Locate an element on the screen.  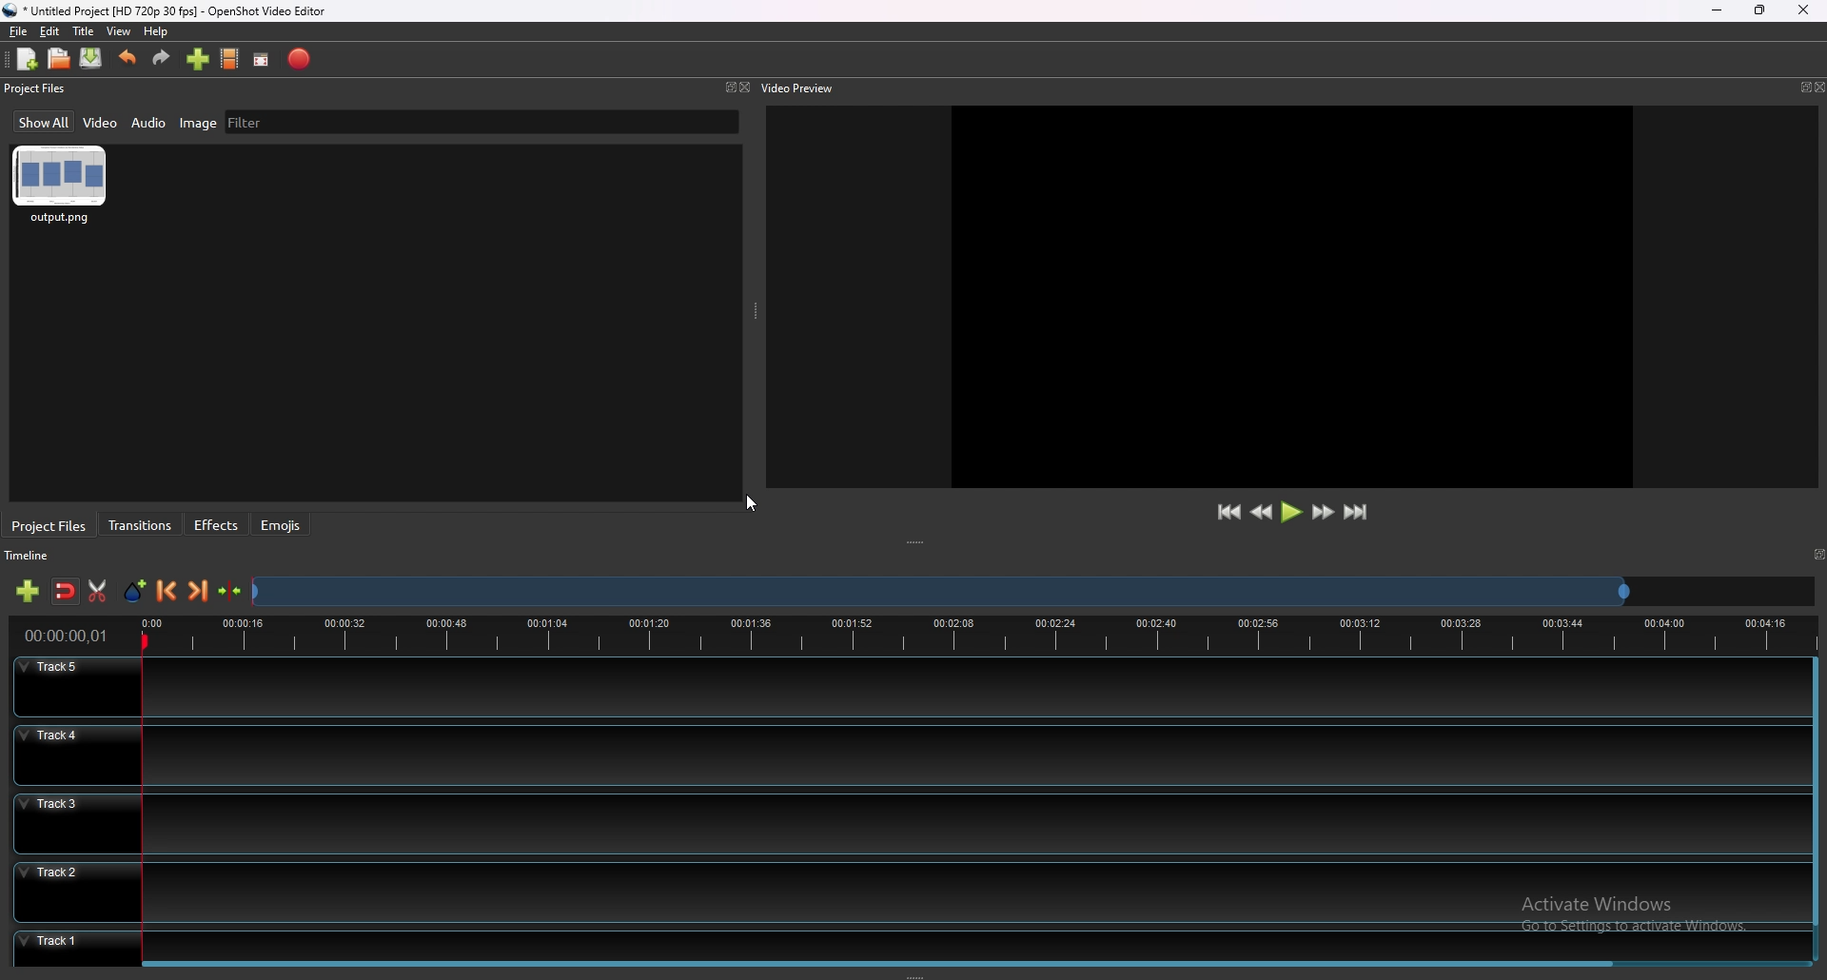
track 4 is located at coordinates (905, 755).